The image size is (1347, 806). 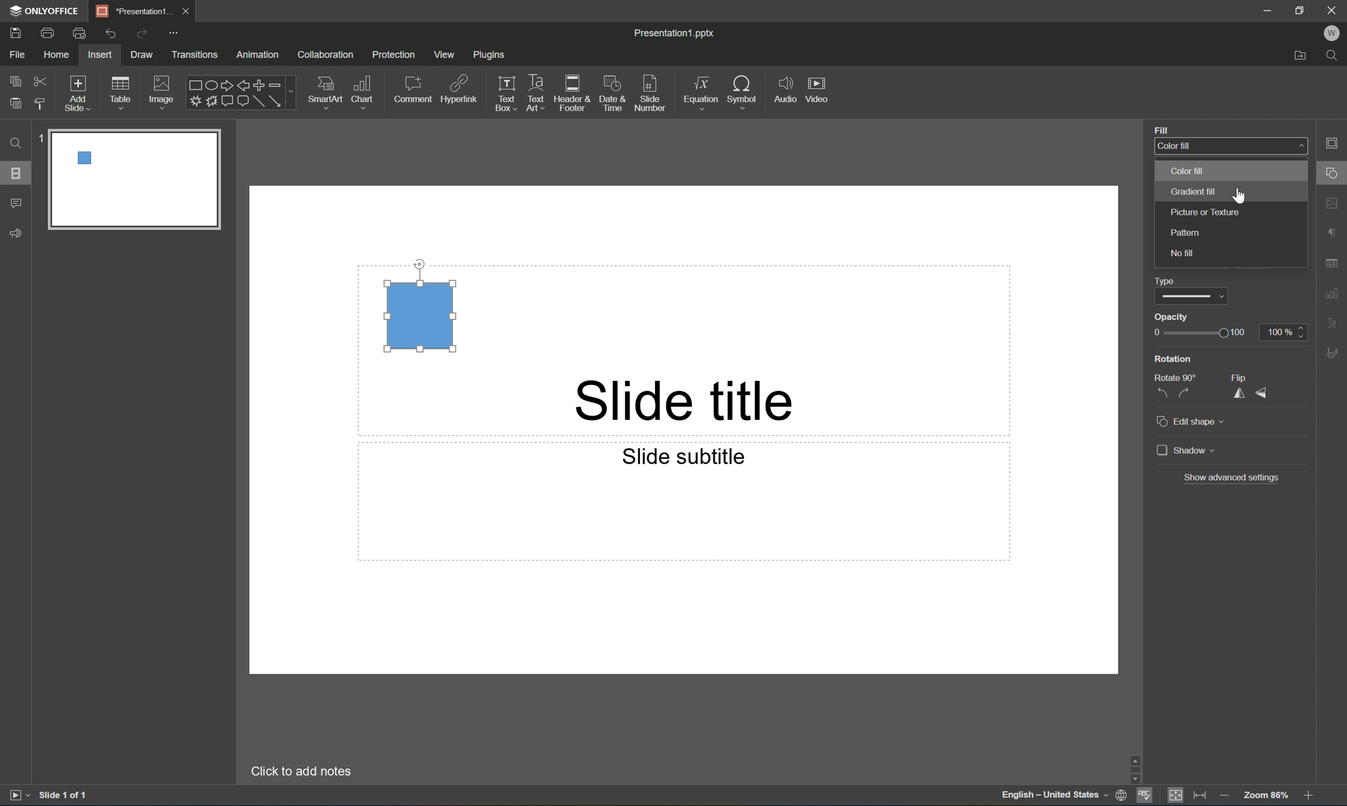 I want to click on SmartArt, so click(x=324, y=90).